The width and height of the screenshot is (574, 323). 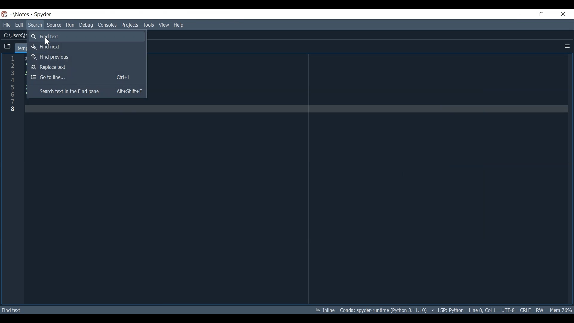 What do you see at coordinates (384, 310) in the screenshot?
I see `Conda Environment Indicator` at bounding box center [384, 310].